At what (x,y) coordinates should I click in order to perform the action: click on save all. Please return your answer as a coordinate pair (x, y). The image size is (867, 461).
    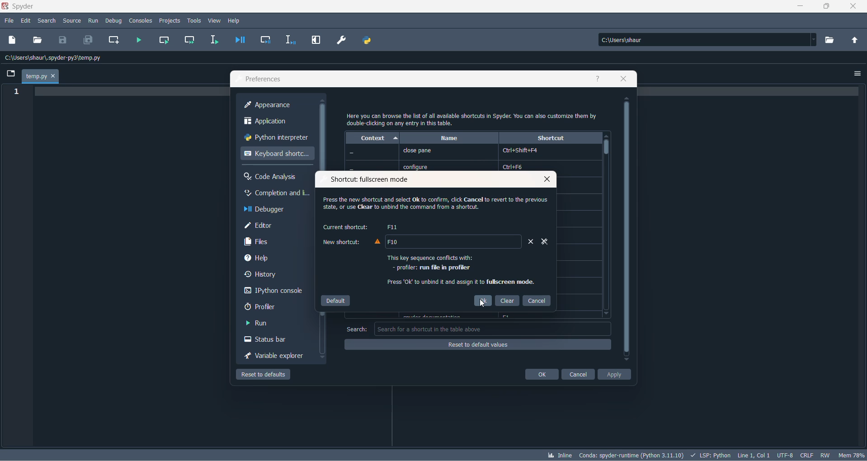
    Looking at the image, I should click on (87, 41).